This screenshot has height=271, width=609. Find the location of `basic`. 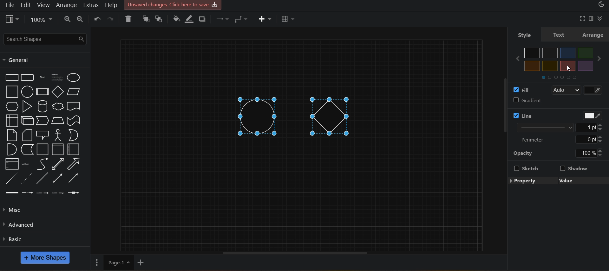

basic is located at coordinates (46, 241).